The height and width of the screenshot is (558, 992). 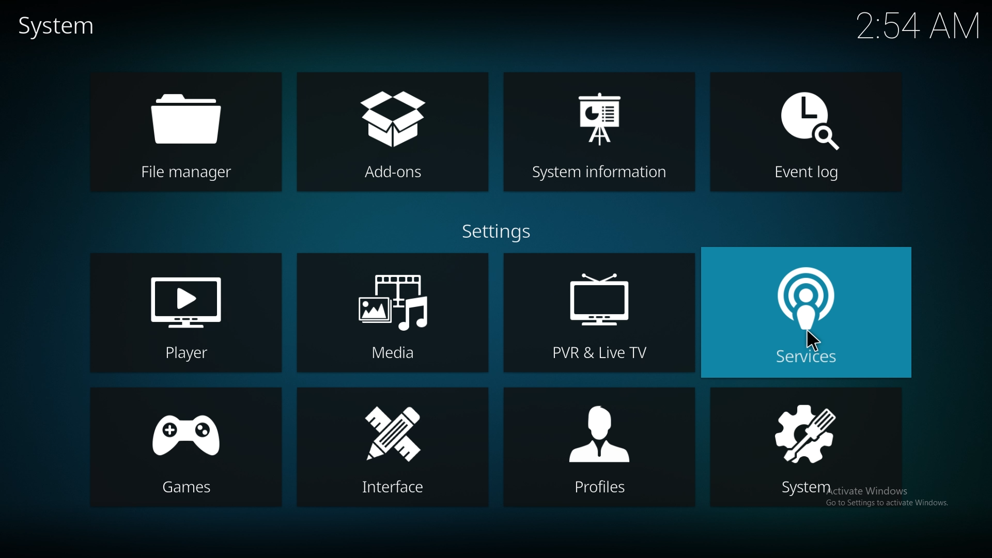 What do you see at coordinates (394, 314) in the screenshot?
I see `media` at bounding box center [394, 314].